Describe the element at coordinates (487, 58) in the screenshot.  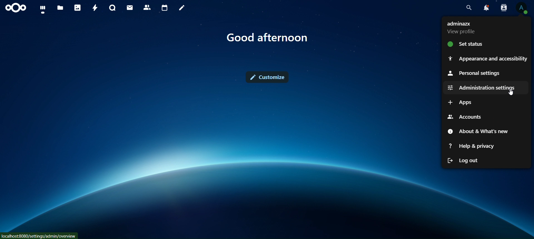
I see `appearance and accessibility` at that location.